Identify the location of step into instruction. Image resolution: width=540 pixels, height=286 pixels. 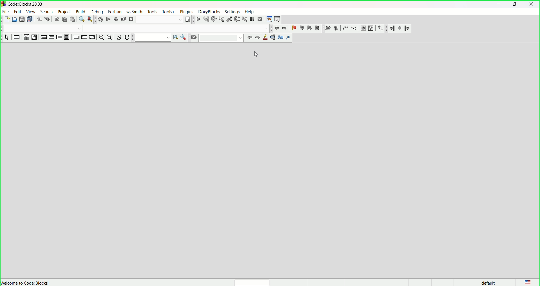
(245, 19).